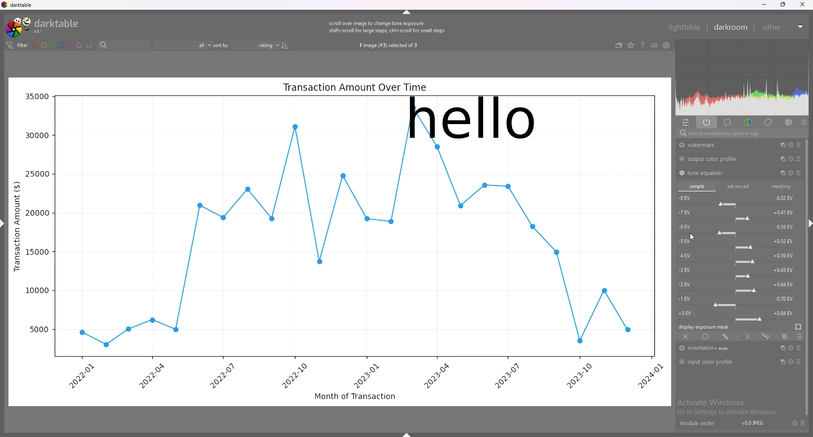 This screenshot has width=813, height=437. What do you see at coordinates (740, 272) in the screenshot?
I see `-3 EV force` at bounding box center [740, 272].